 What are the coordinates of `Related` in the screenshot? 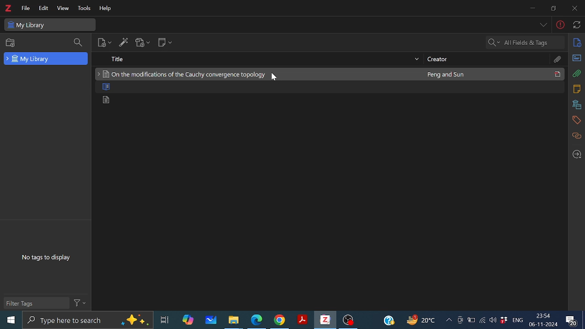 It's located at (577, 135).